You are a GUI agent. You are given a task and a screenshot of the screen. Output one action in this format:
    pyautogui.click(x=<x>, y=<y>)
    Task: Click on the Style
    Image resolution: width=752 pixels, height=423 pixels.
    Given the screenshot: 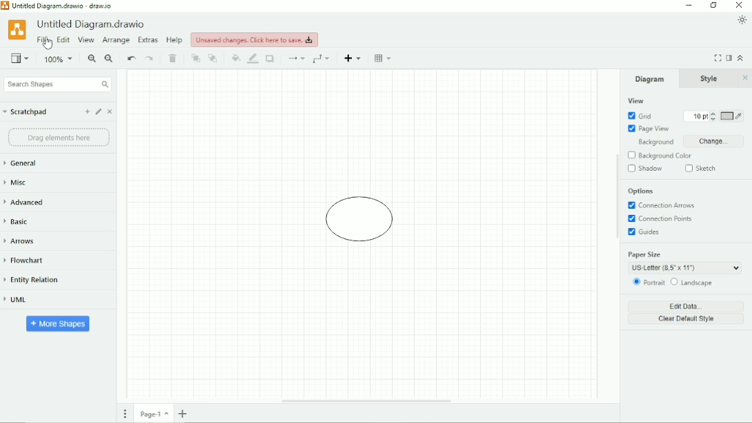 What is the action you would take?
    pyautogui.click(x=711, y=78)
    